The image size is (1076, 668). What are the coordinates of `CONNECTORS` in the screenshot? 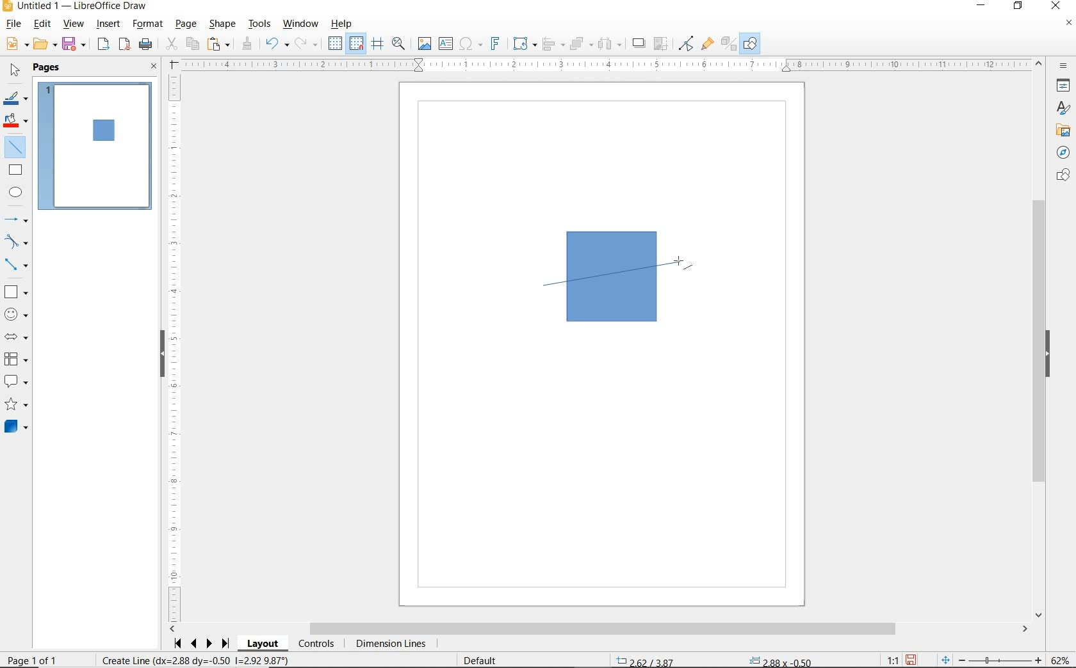 It's located at (16, 266).